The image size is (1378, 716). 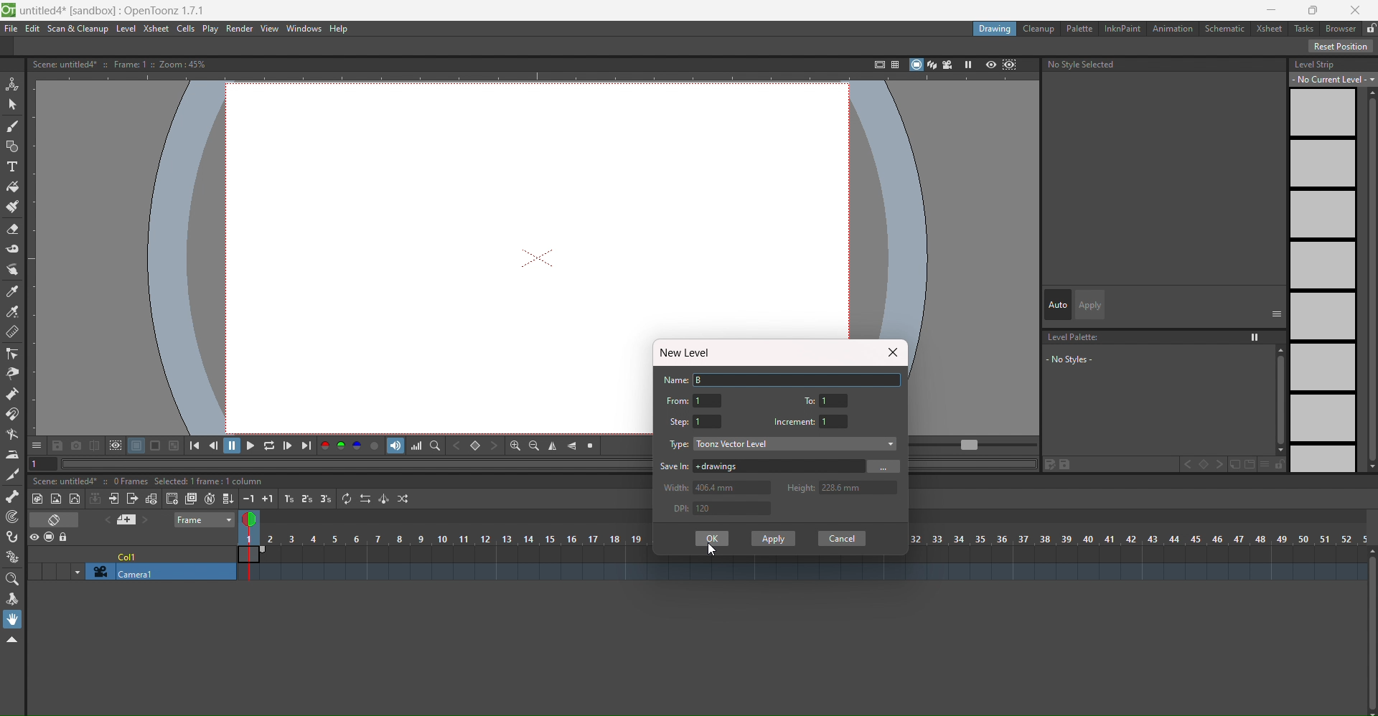 I want to click on from, so click(x=677, y=400).